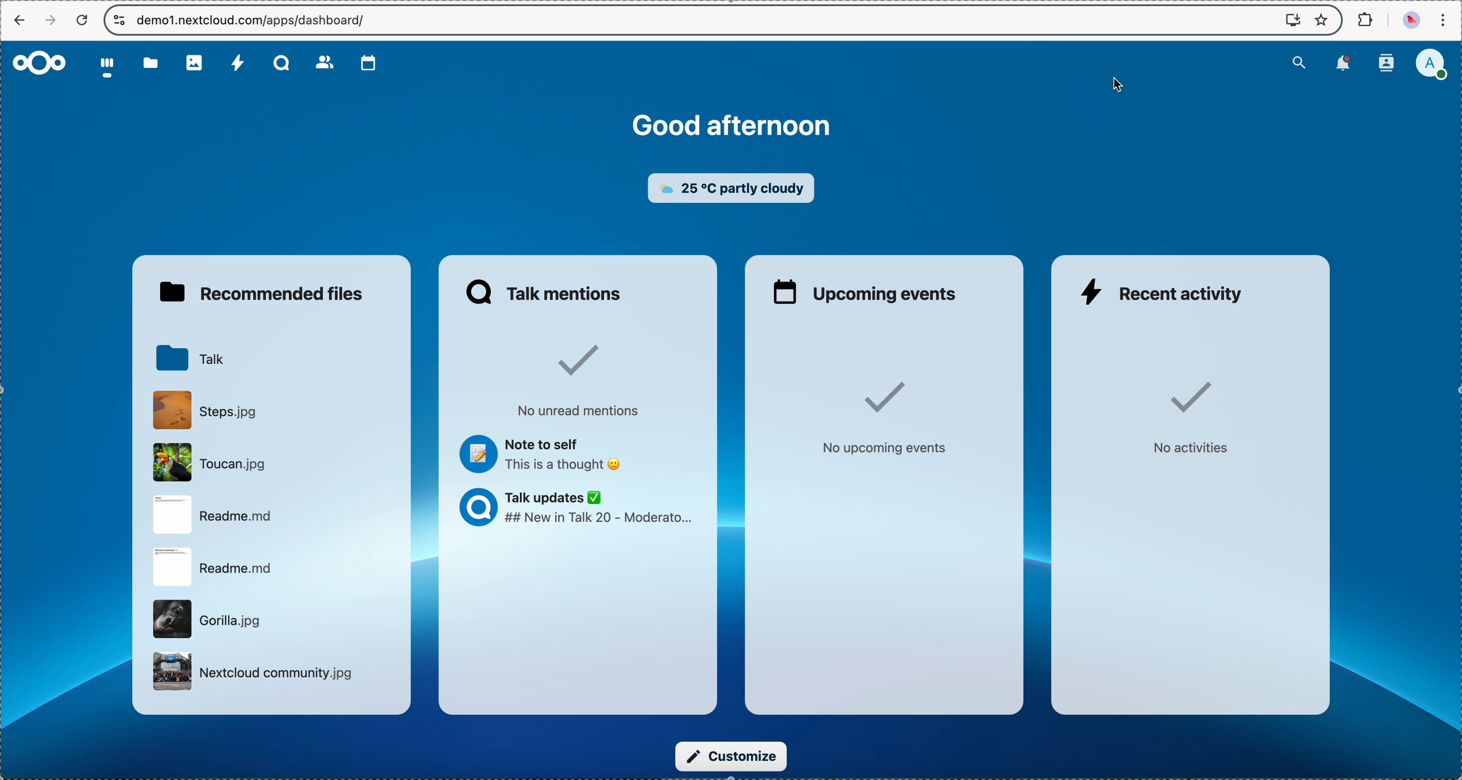 This screenshot has height=780, width=1462. I want to click on Talk mentions, so click(542, 291).